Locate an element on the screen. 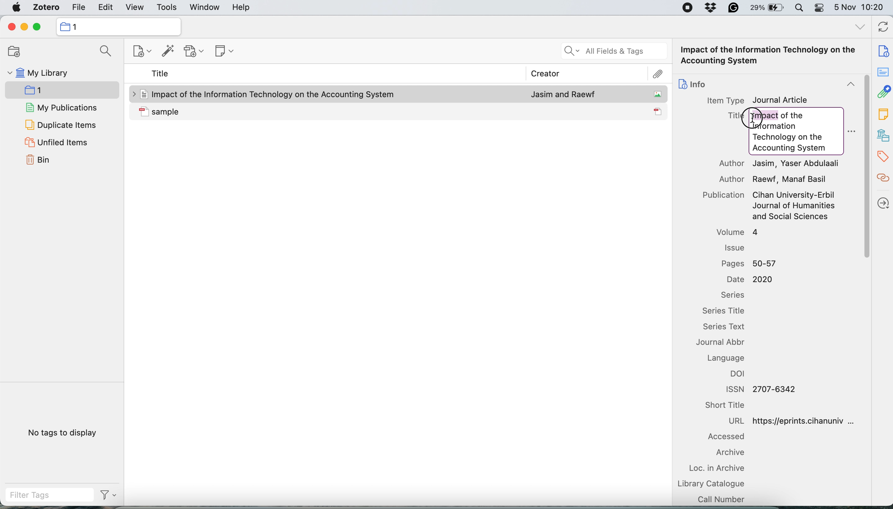  my library is located at coordinates (39, 72).